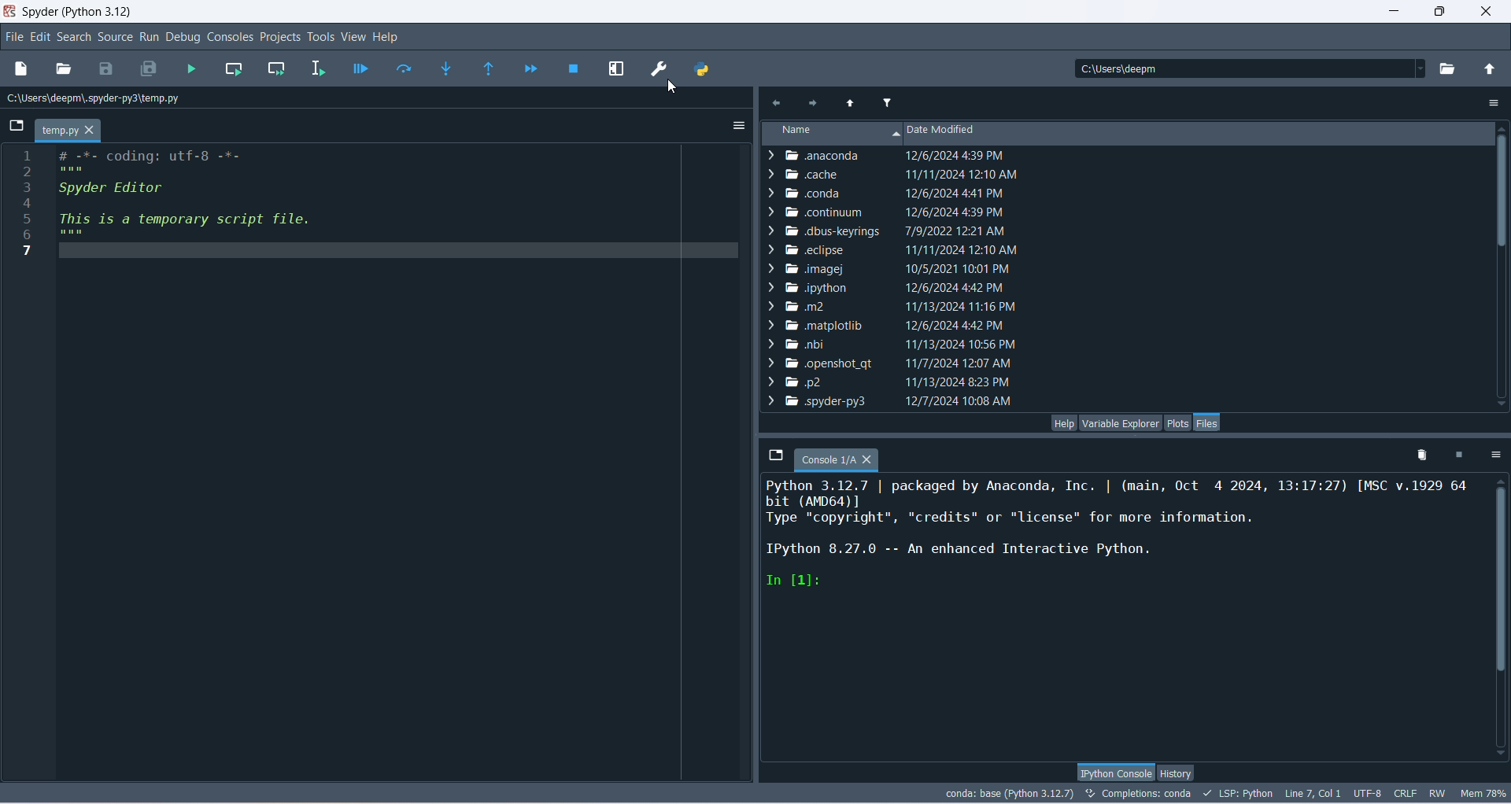 Image resolution: width=1511 pixels, height=804 pixels. What do you see at coordinates (107, 71) in the screenshot?
I see `save` at bounding box center [107, 71].